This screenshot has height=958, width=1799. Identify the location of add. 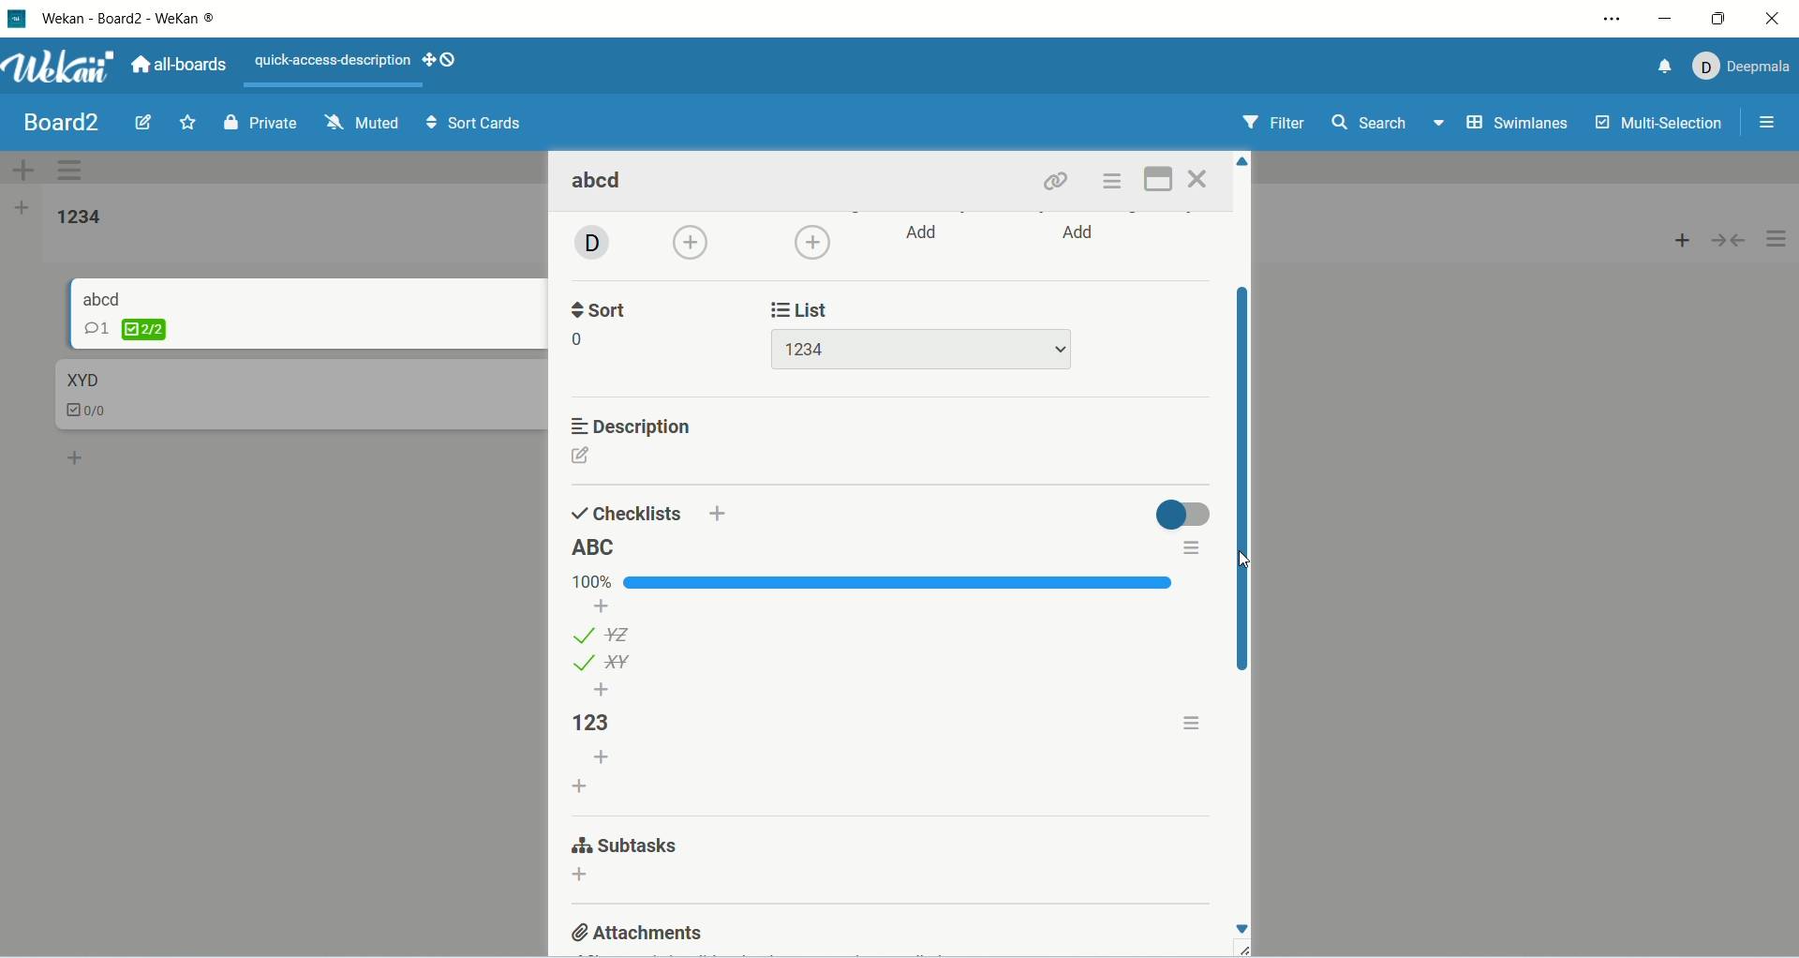
(604, 606).